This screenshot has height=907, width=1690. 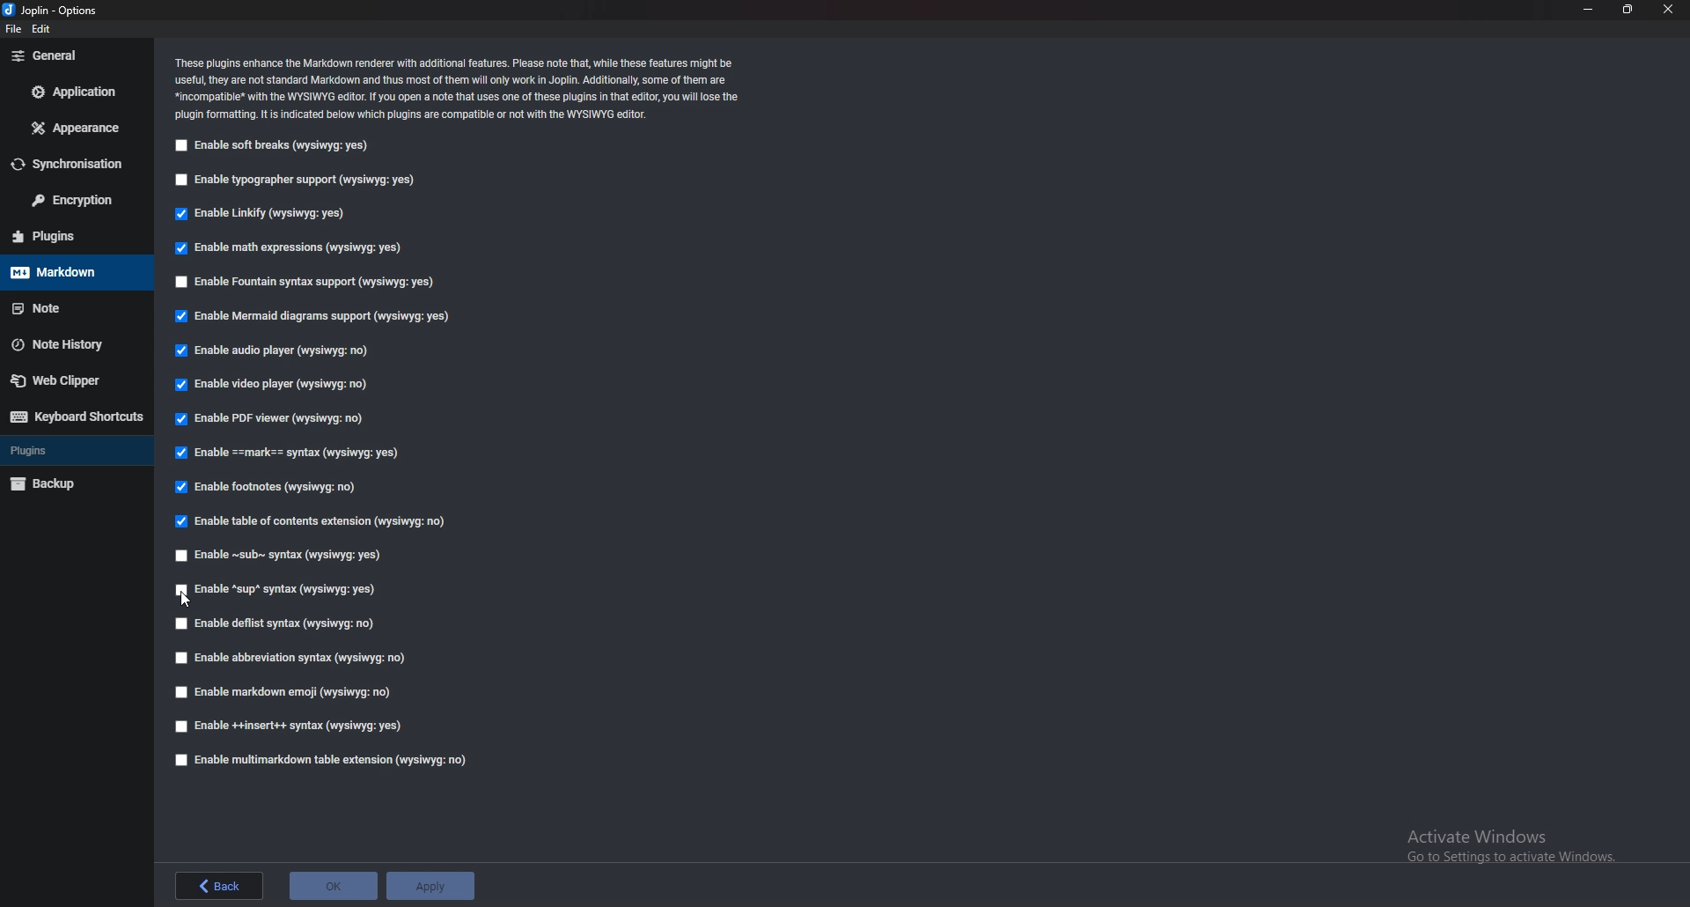 I want to click on note, so click(x=74, y=308).